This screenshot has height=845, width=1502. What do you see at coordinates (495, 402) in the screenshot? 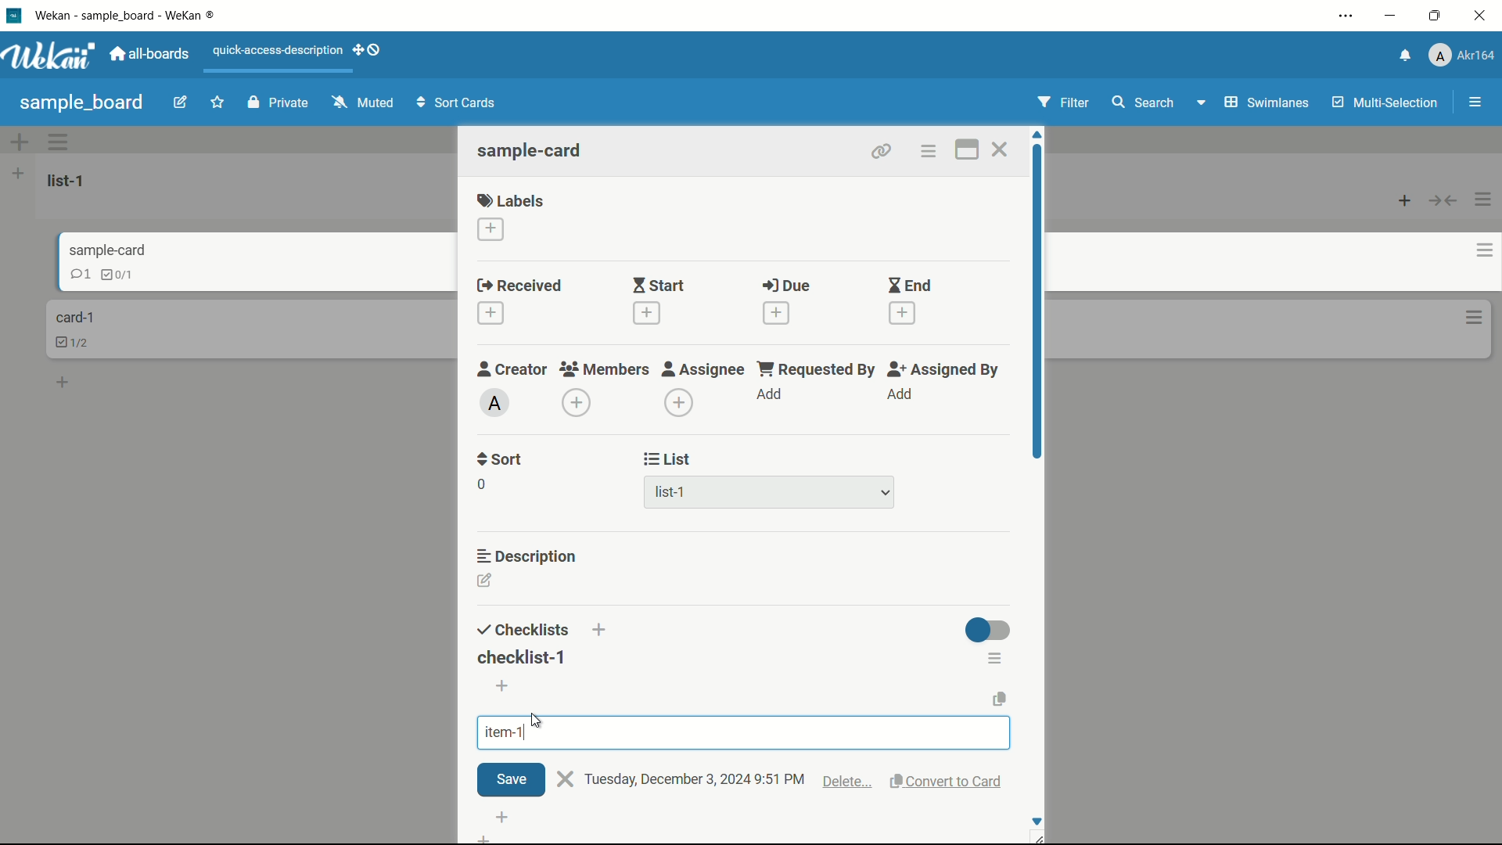
I see `admin` at bounding box center [495, 402].